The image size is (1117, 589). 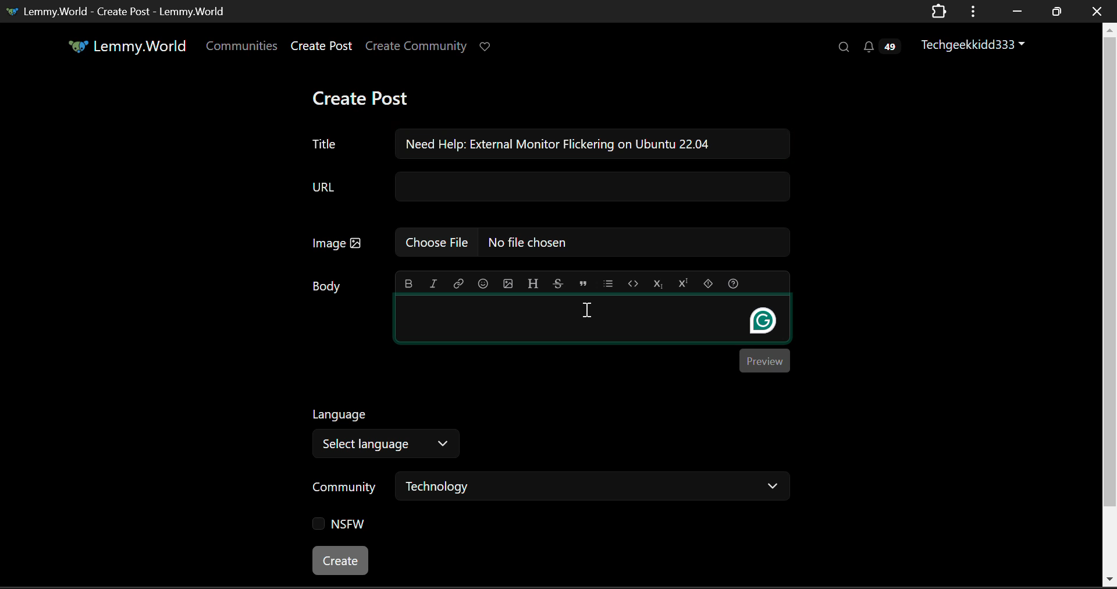 I want to click on Italic, so click(x=432, y=285).